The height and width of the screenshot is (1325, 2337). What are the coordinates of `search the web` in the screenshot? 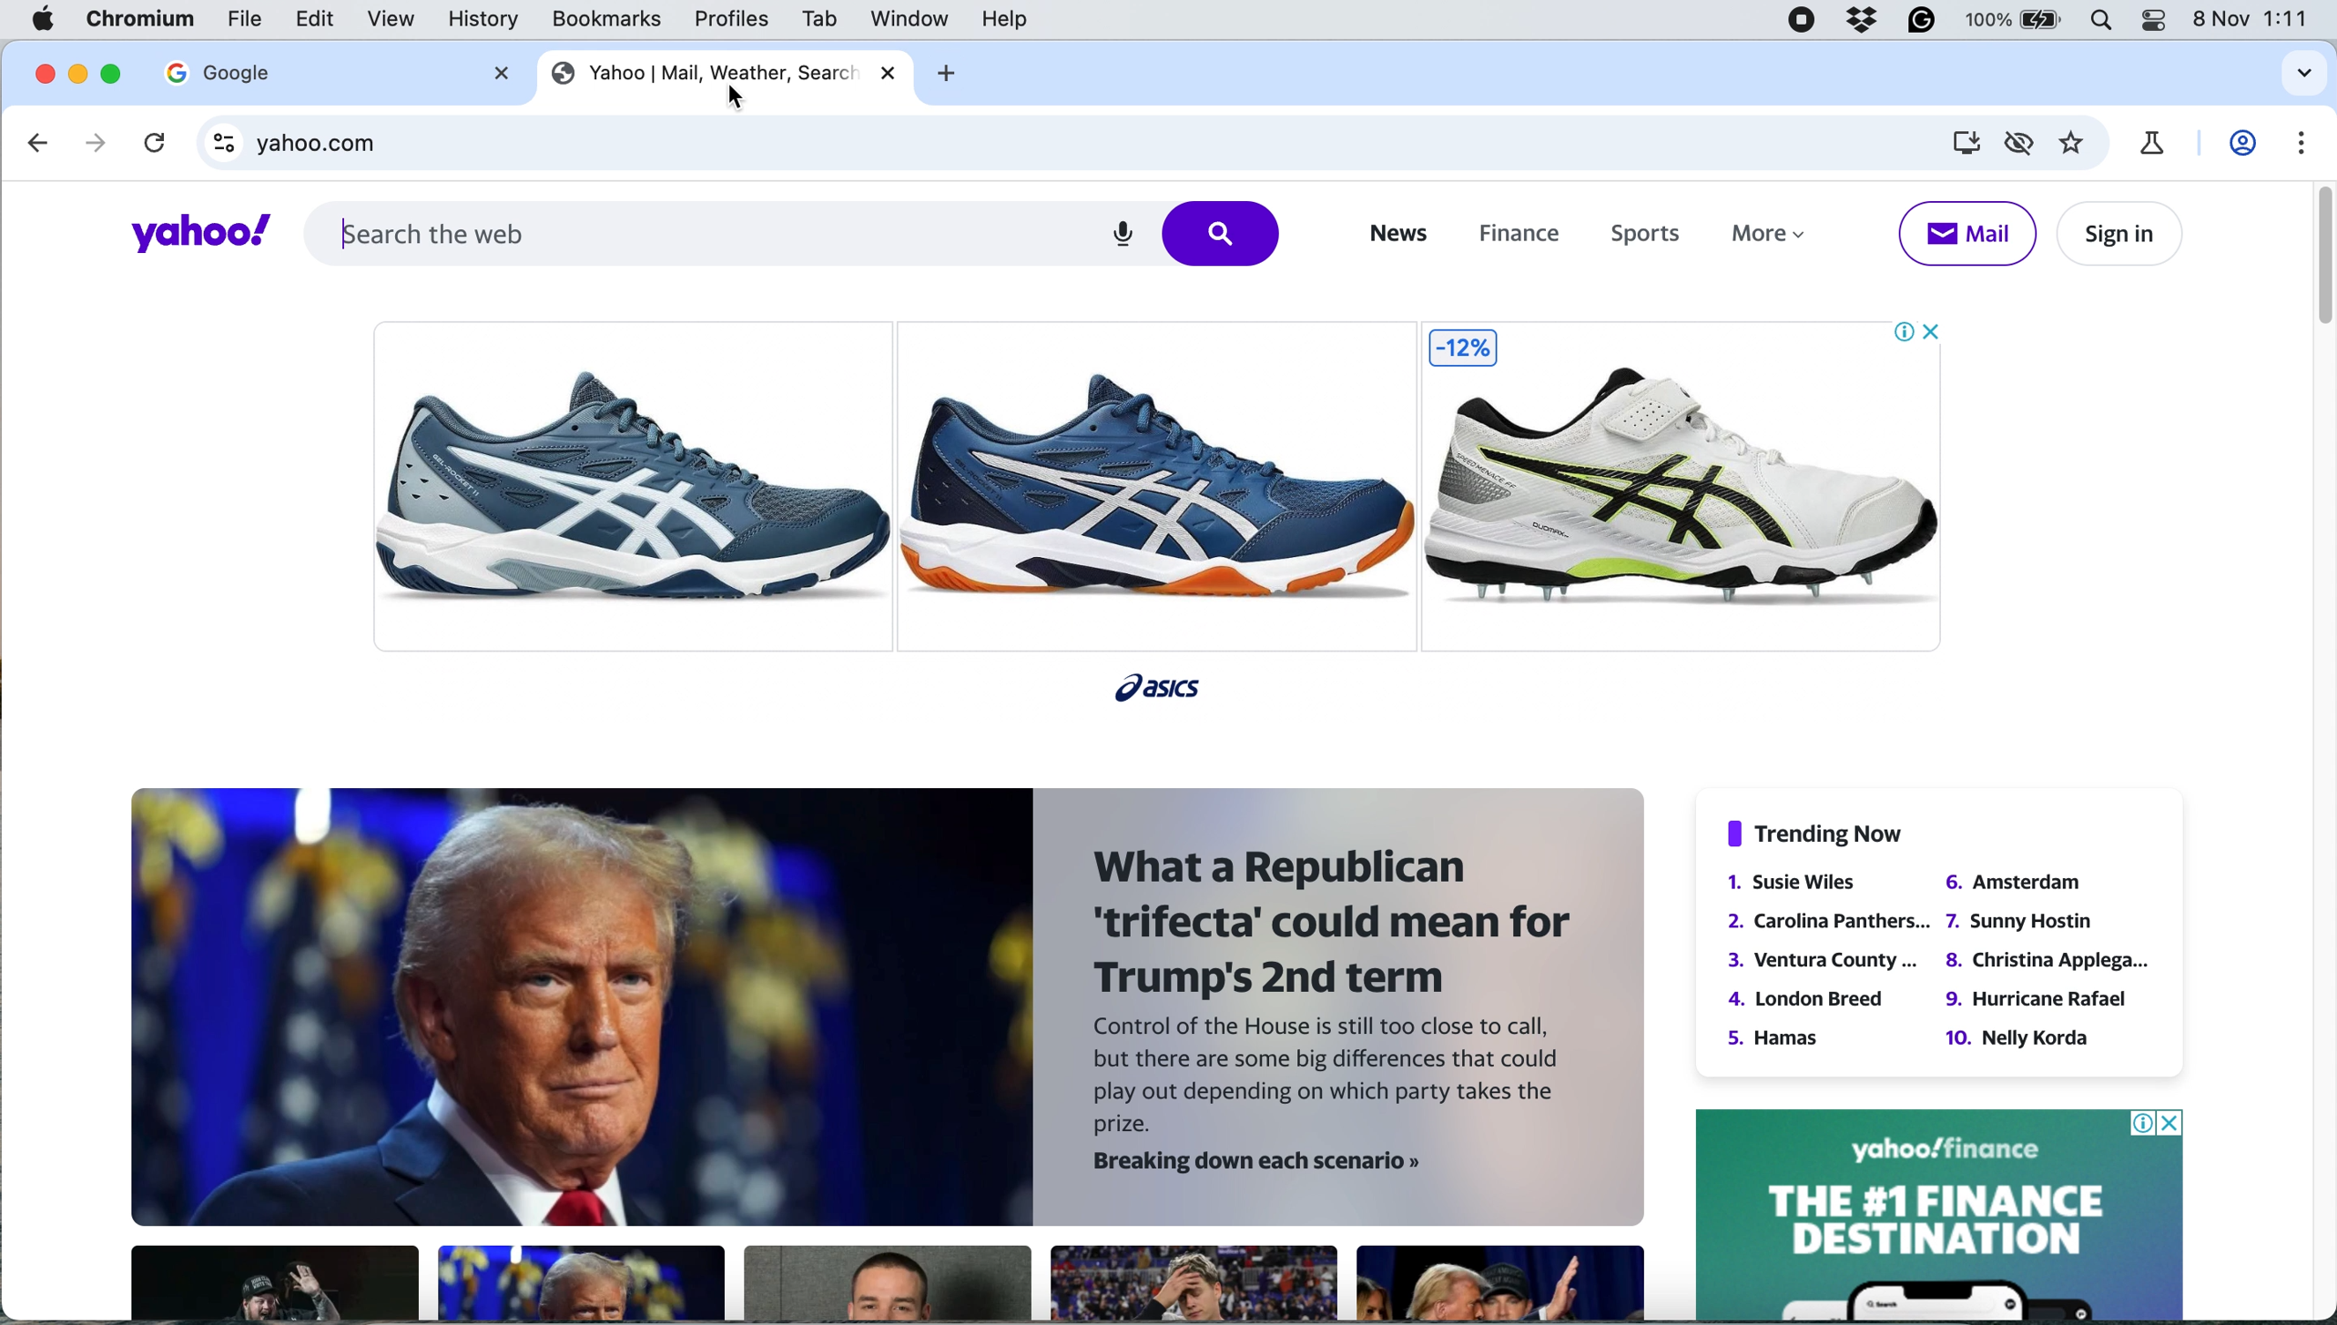 It's located at (794, 231).